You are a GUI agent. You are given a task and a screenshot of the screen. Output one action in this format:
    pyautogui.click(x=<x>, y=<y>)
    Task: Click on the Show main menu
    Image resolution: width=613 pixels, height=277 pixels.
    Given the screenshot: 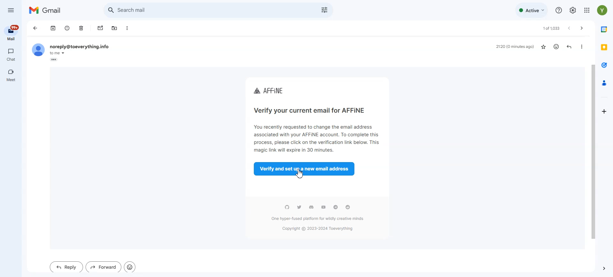 What is the action you would take?
    pyautogui.click(x=11, y=10)
    